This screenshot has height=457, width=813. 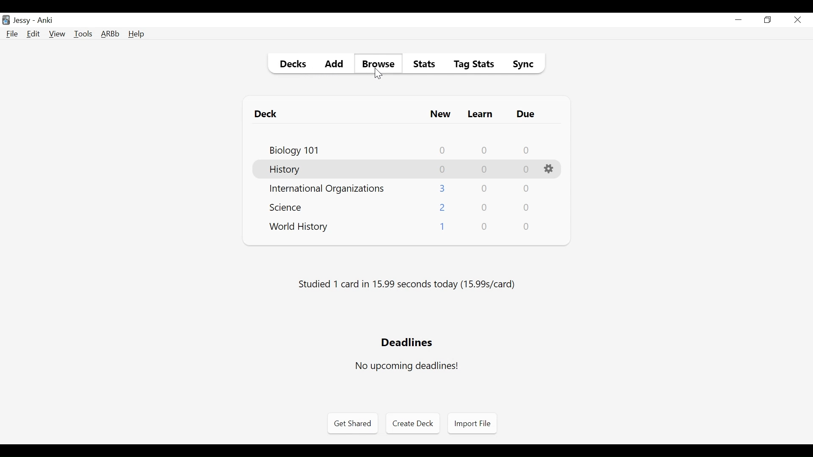 What do you see at coordinates (284, 208) in the screenshot?
I see `Deck Name` at bounding box center [284, 208].